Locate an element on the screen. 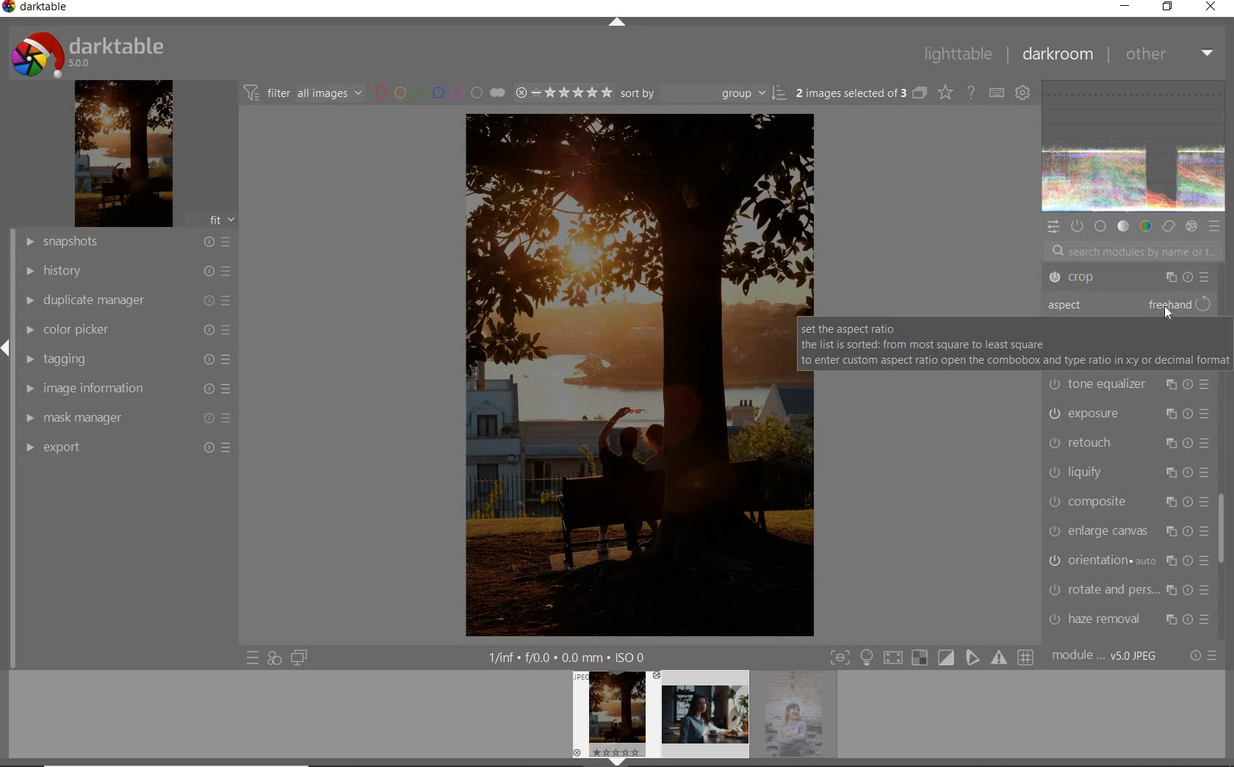  quick access preset is located at coordinates (253, 659).